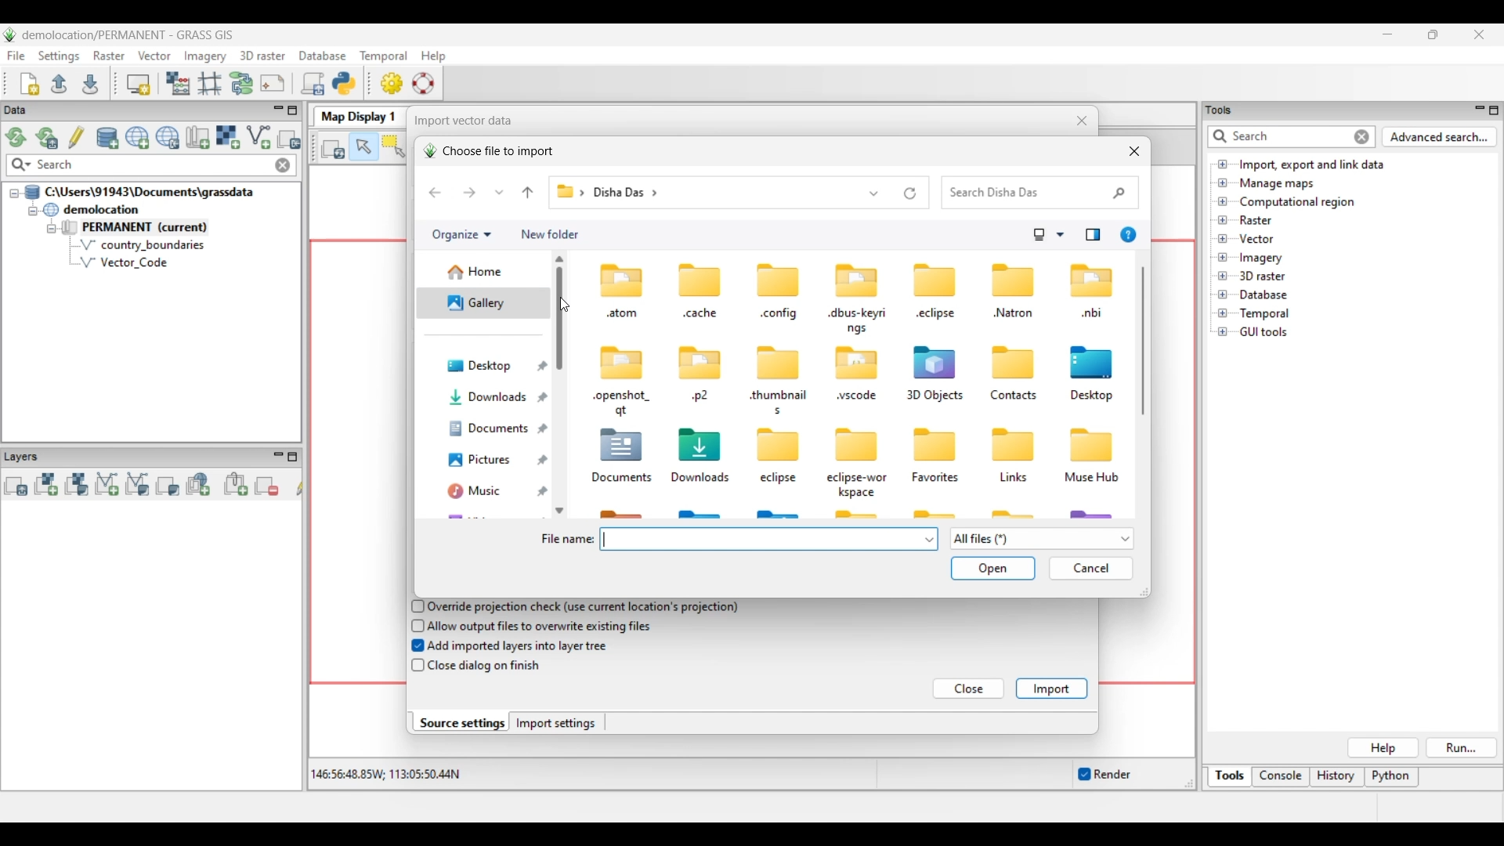 The image size is (1504, 846). Describe the element at coordinates (484, 303) in the screenshot. I see `Current/Gallery folder` at that location.